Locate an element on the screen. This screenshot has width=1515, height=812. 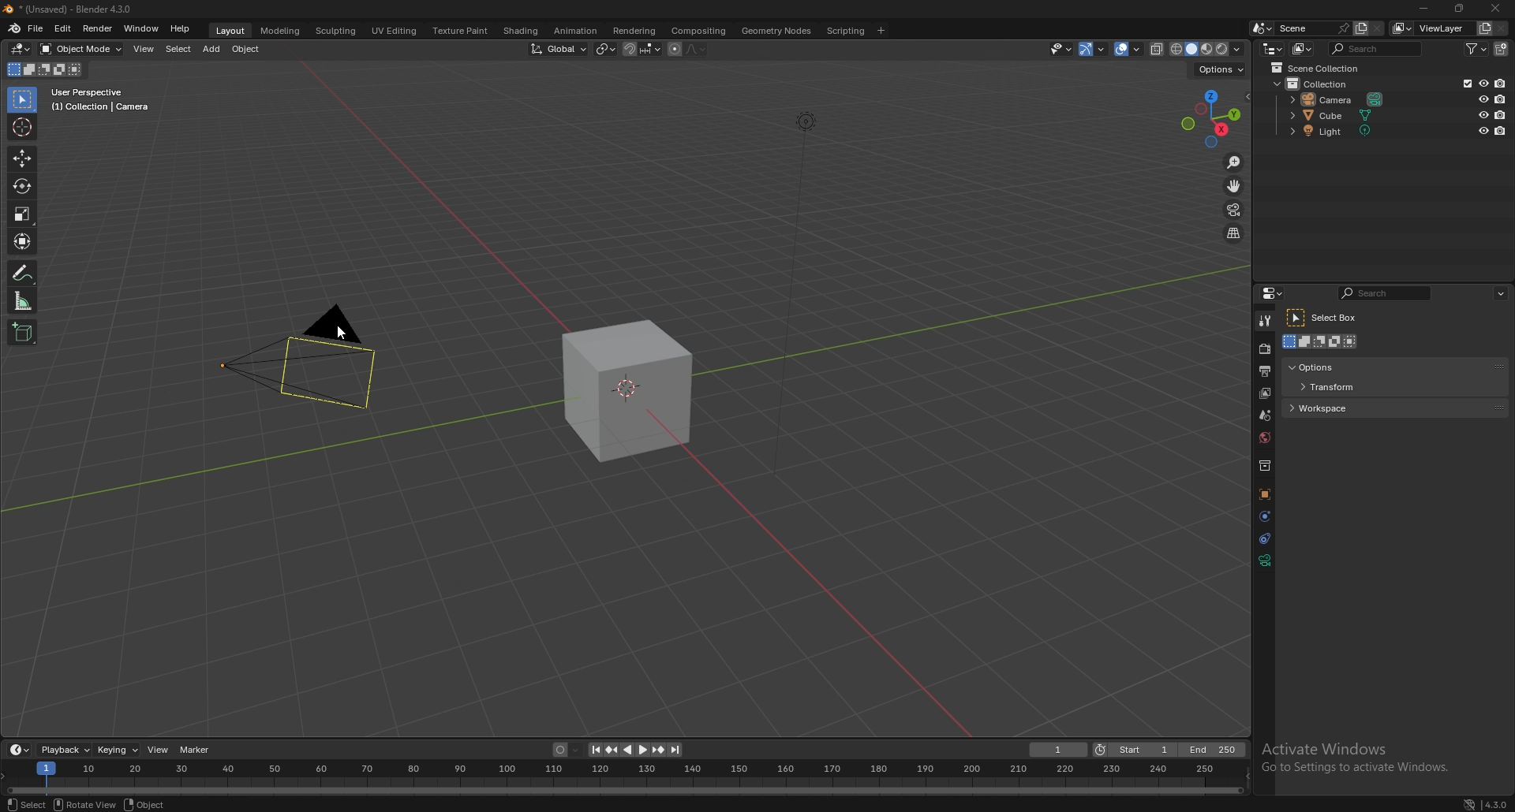
transform is located at coordinates (1334, 388).